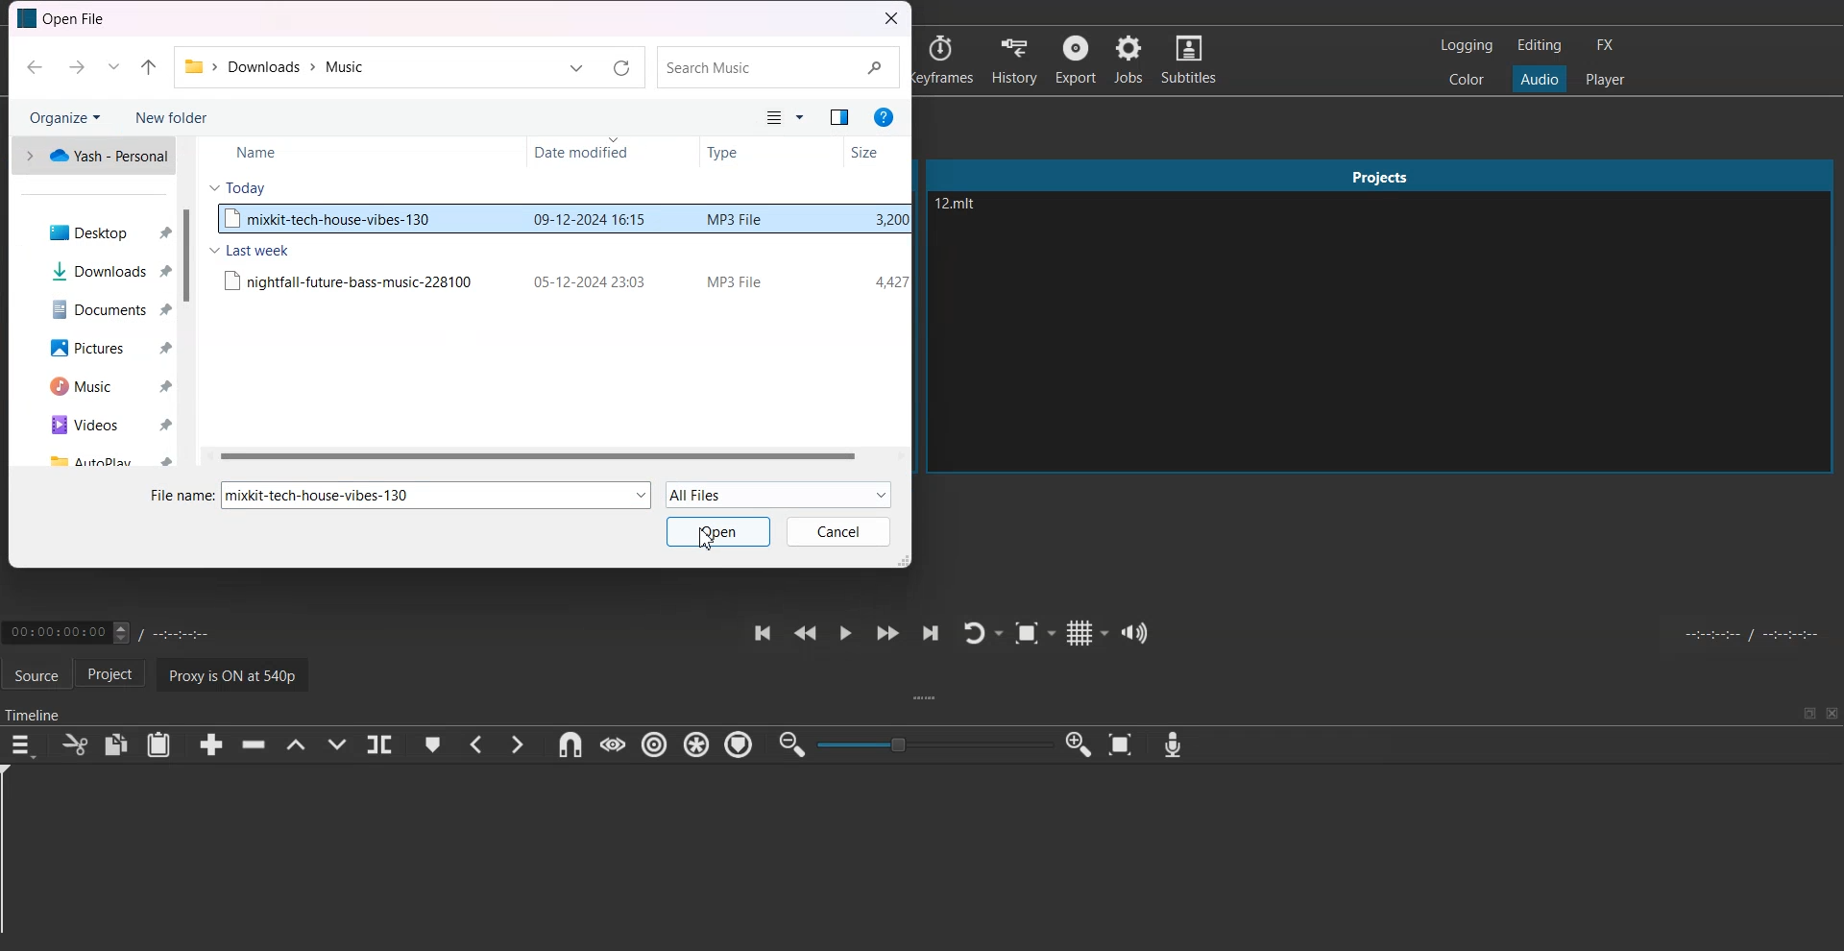 The image size is (1844, 951). I want to click on Close, so click(1832, 713).